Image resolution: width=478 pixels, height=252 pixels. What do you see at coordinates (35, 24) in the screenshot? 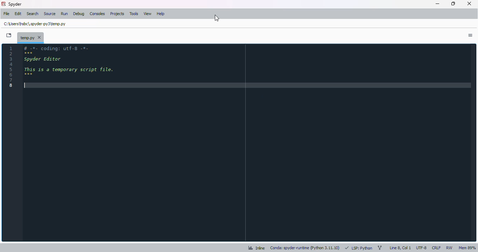
I see `temporary file` at bounding box center [35, 24].